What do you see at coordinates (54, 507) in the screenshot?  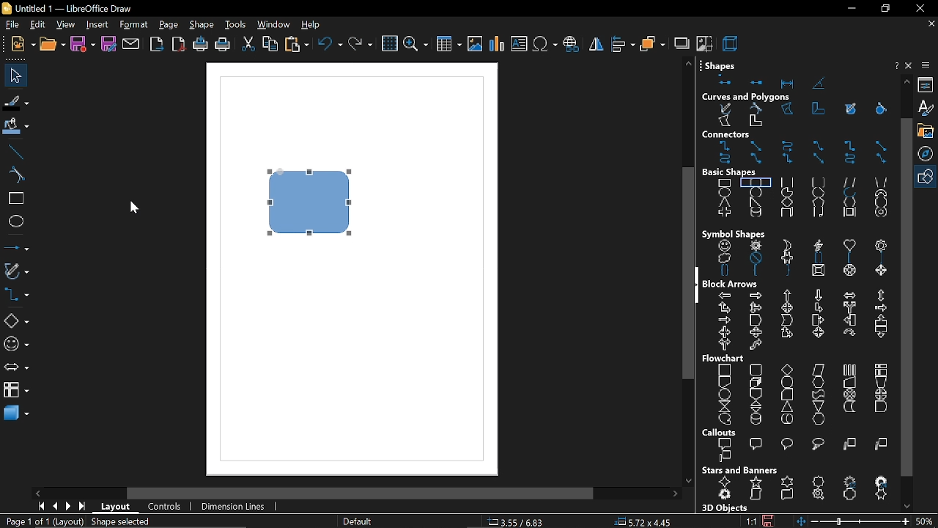 I see `previous page` at bounding box center [54, 507].